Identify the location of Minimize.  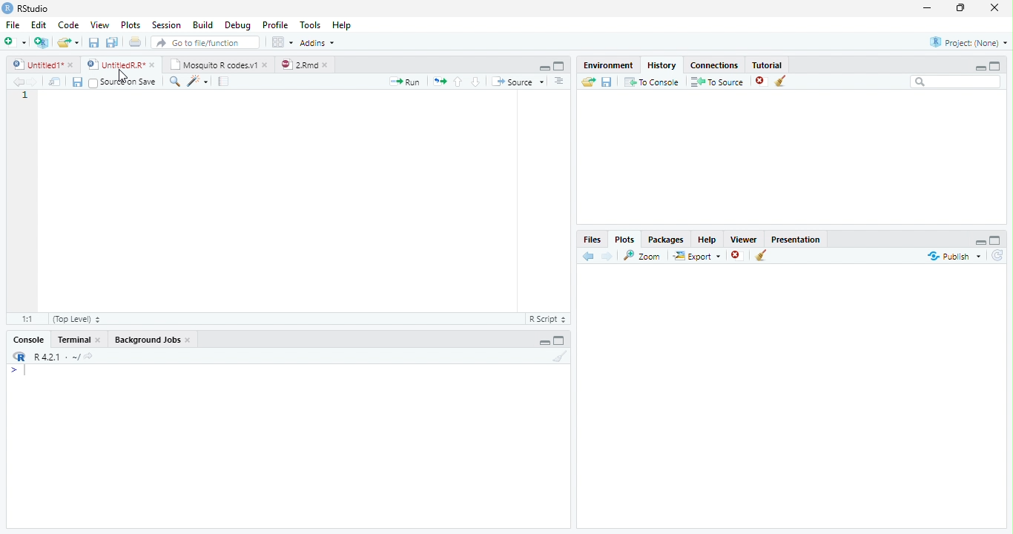
(928, 8).